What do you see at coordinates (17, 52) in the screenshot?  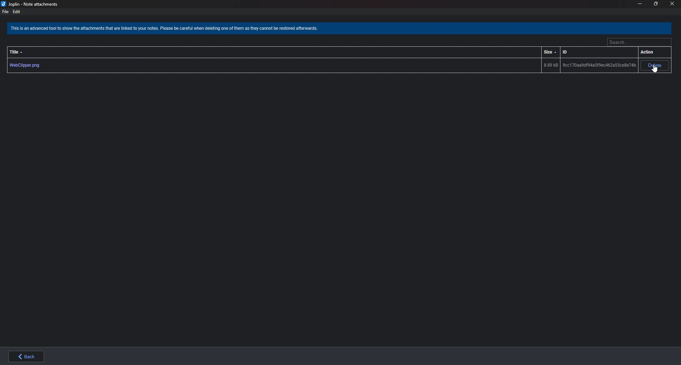 I see `Title` at bounding box center [17, 52].